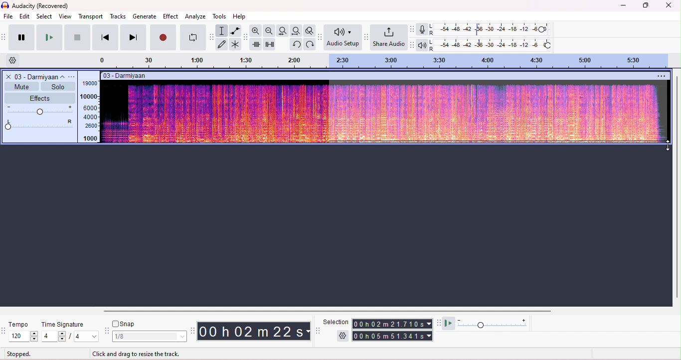 The width and height of the screenshot is (681, 360). Describe the element at coordinates (413, 45) in the screenshot. I see `playback meter tool bar` at that location.